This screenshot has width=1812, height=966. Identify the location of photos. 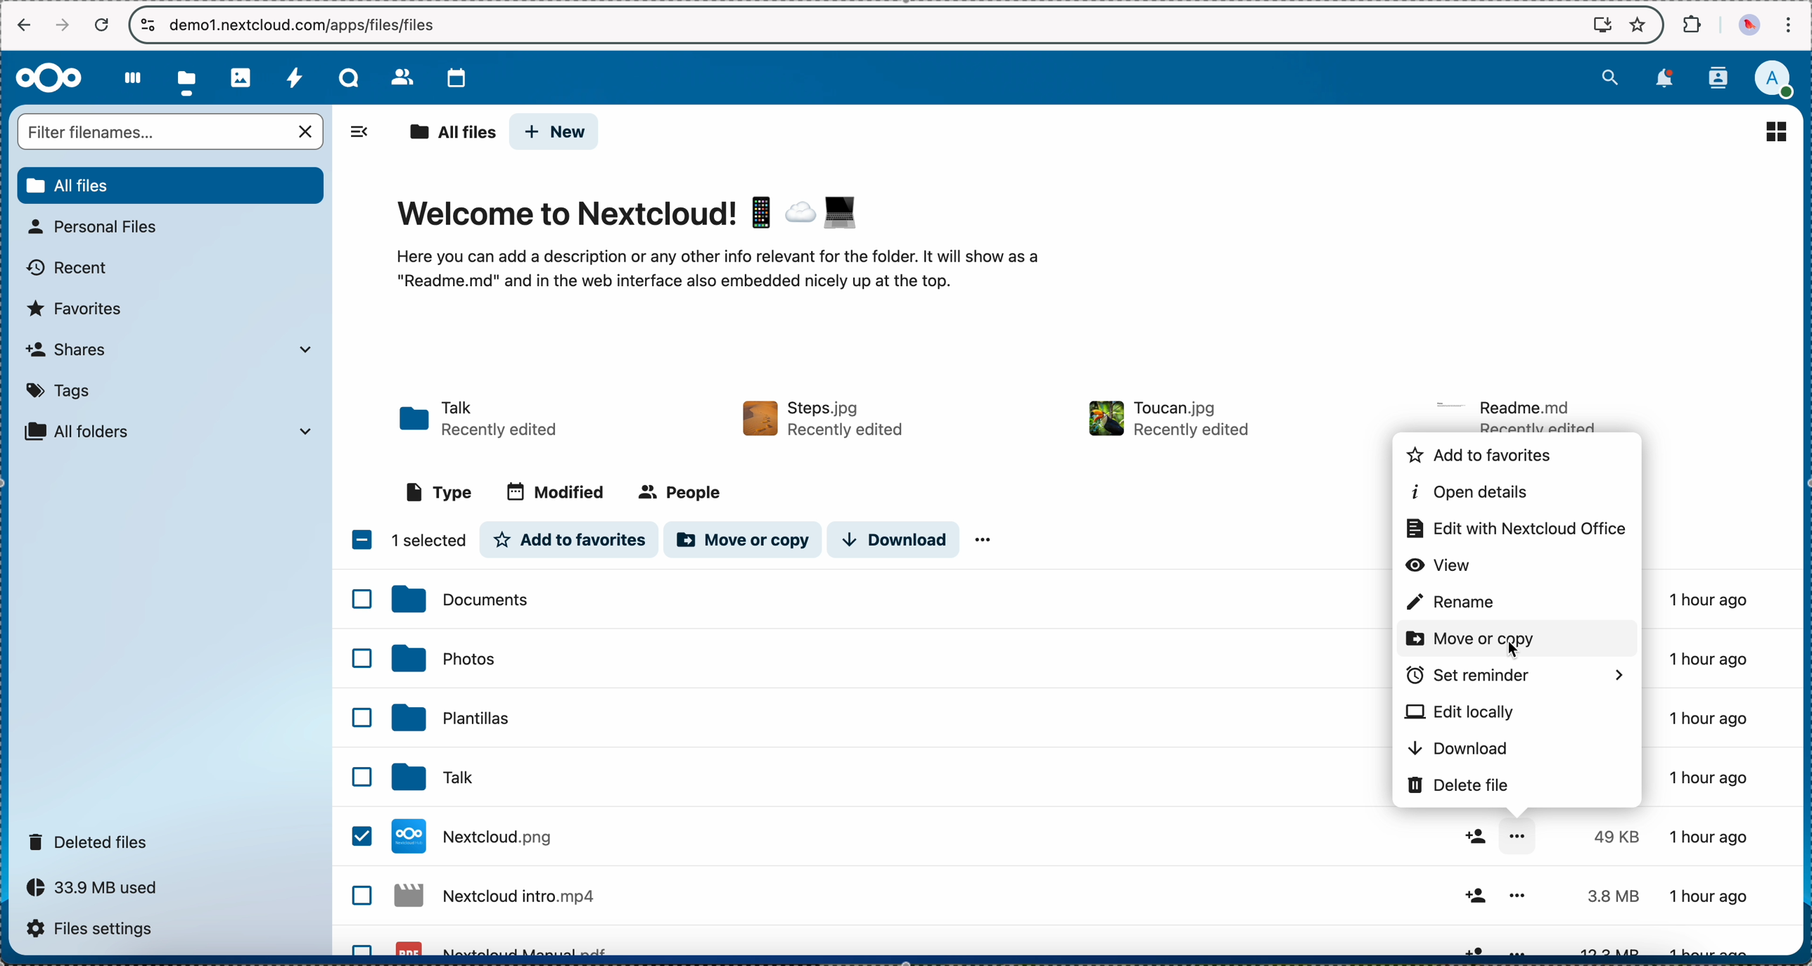
(886, 660).